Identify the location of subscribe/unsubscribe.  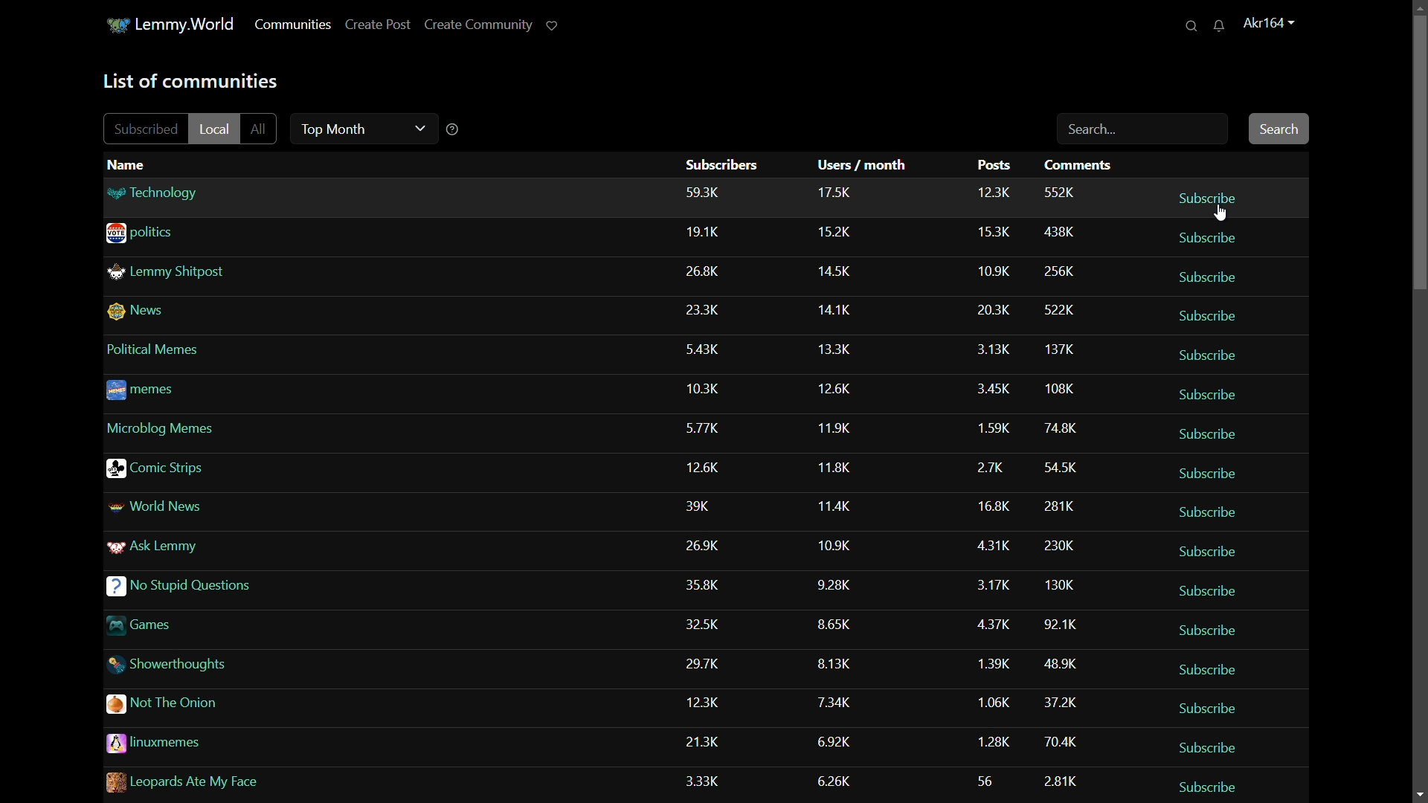
(1206, 355).